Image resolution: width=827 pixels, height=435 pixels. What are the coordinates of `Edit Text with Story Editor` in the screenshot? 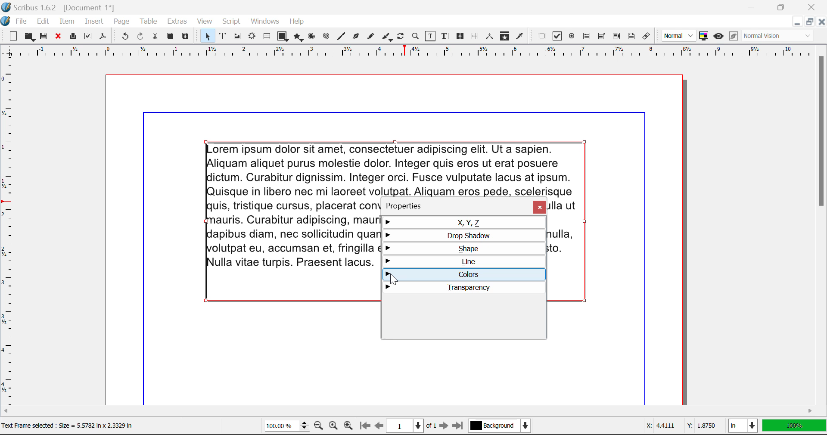 It's located at (447, 36).